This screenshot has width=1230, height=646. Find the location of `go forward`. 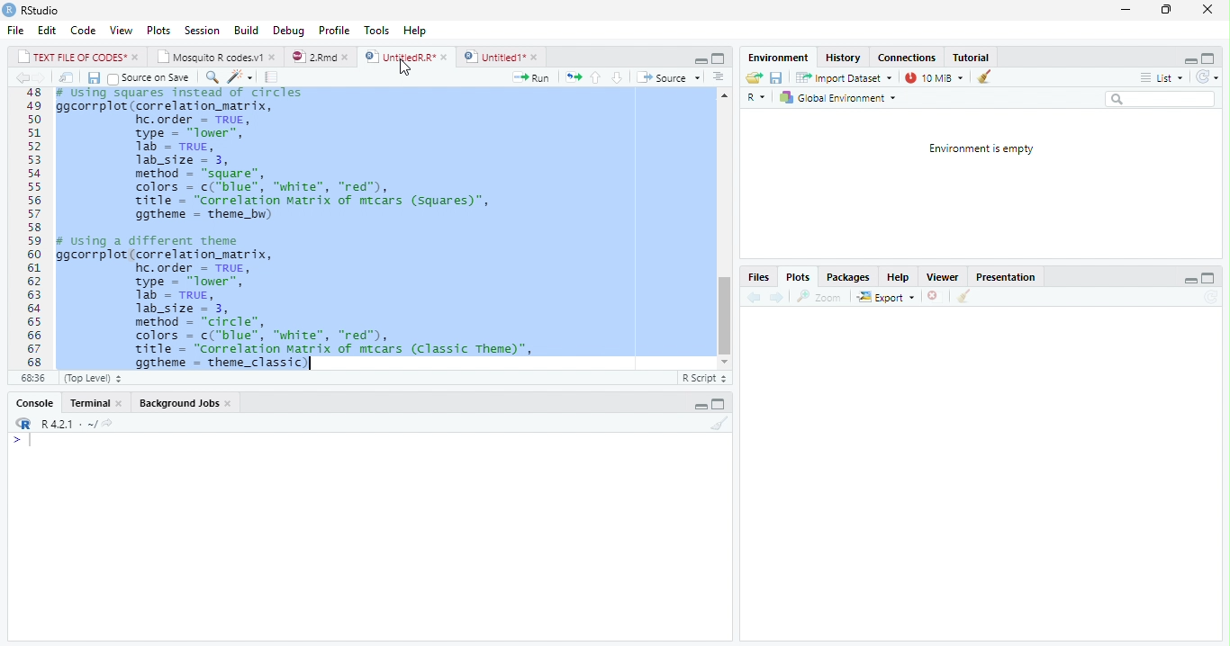

go forward is located at coordinates (777, 299).